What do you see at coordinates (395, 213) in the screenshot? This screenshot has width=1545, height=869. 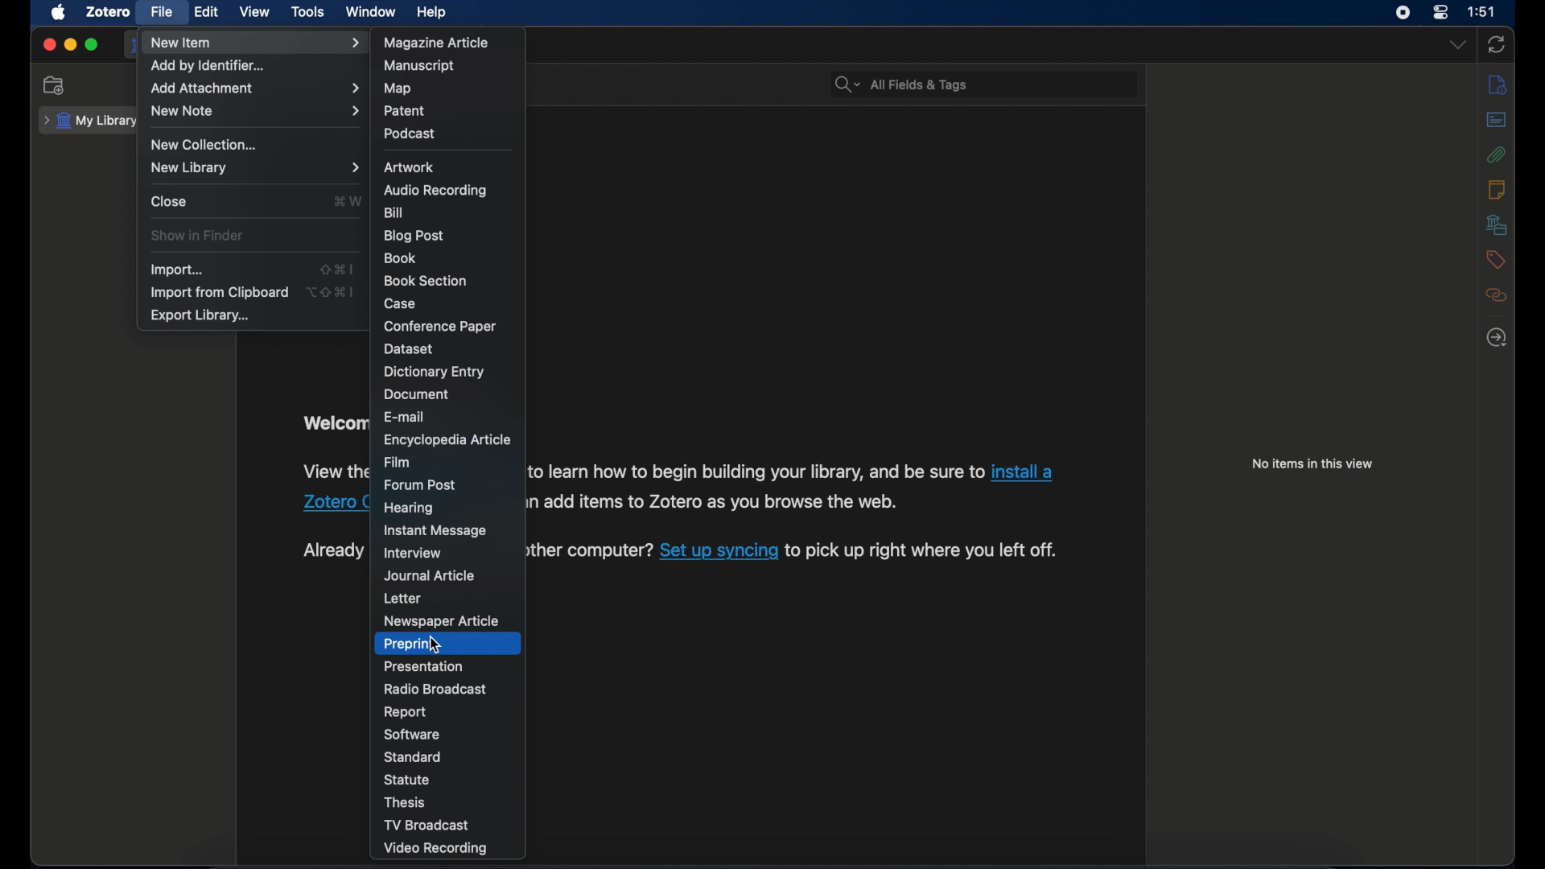 I see `bill` at bounding box center [395, 213].